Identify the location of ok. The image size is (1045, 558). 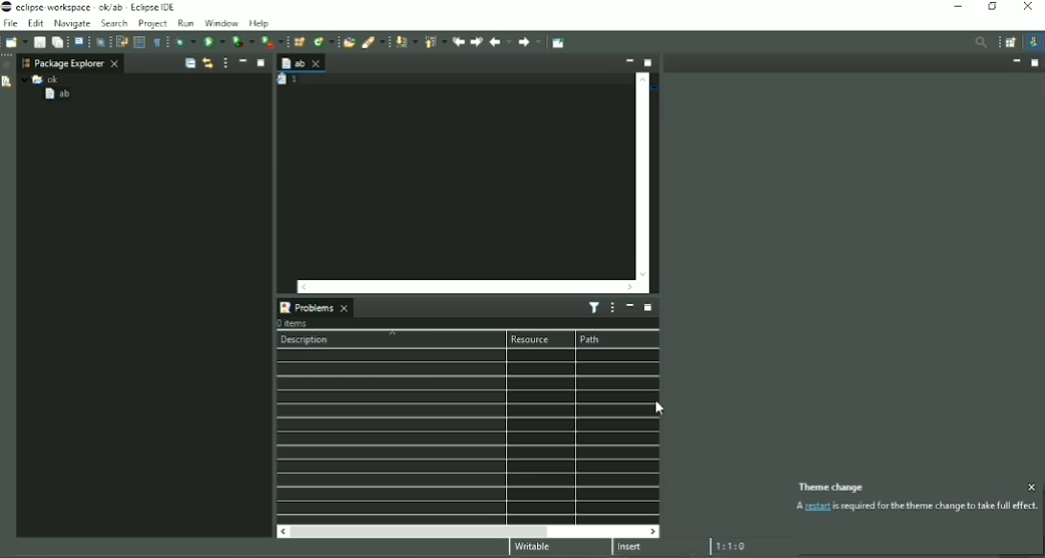
(45, 79).